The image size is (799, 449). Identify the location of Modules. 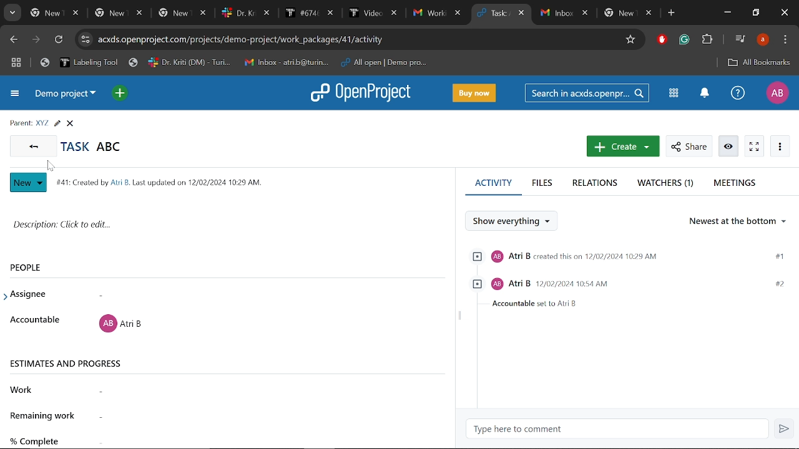
(675, 94).